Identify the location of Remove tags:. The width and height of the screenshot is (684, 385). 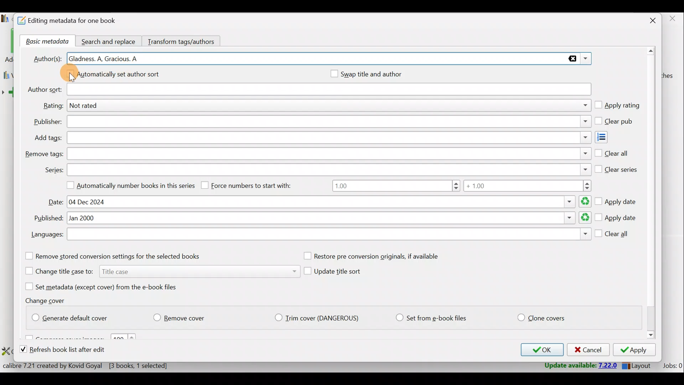
(43, 154).